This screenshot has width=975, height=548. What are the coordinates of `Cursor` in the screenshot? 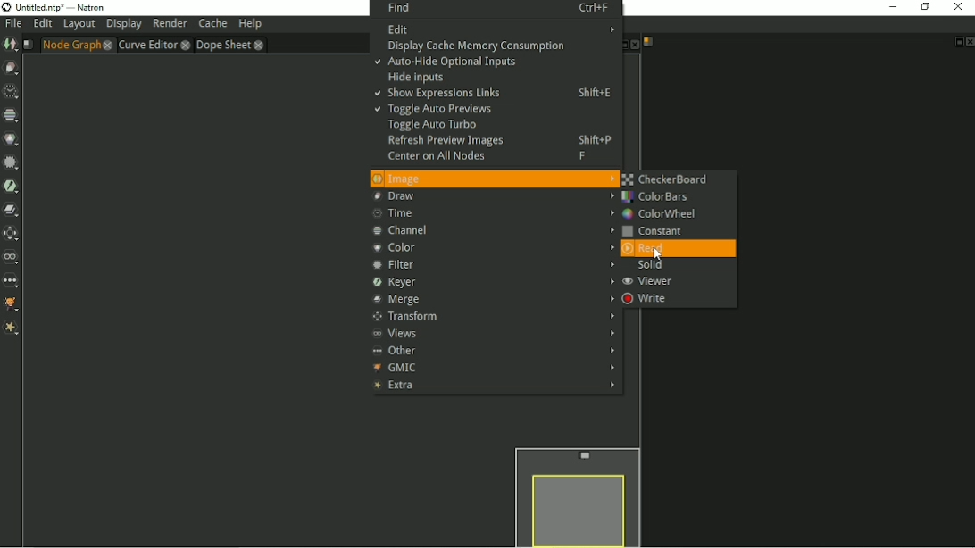 It's located at (660, 254).